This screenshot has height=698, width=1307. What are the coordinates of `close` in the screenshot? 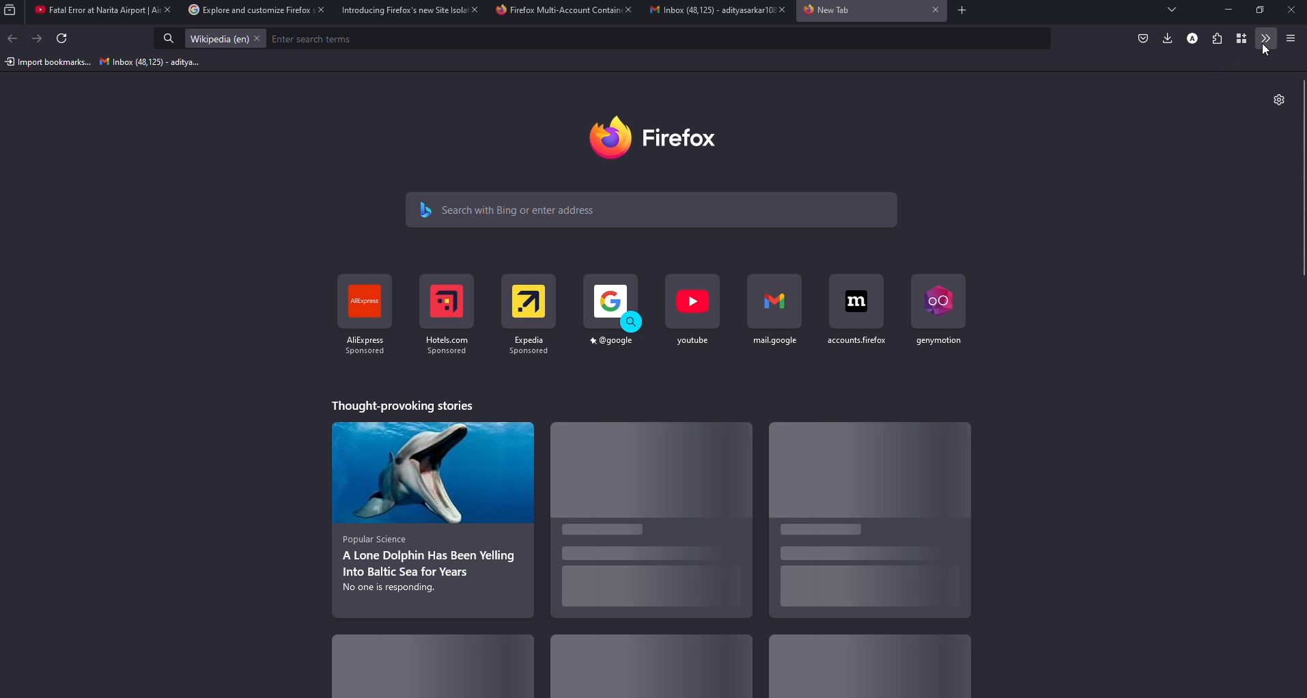 It's located at (317, 10).